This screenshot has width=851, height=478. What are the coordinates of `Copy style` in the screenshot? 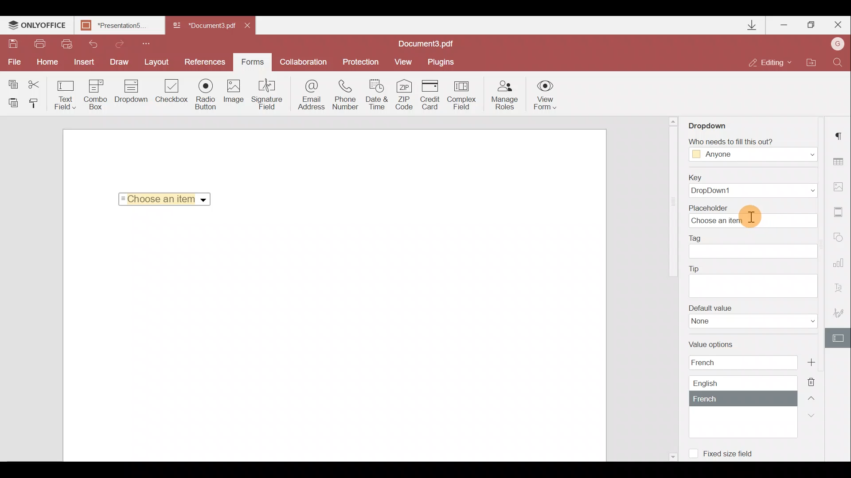 It's located at (36, 103).